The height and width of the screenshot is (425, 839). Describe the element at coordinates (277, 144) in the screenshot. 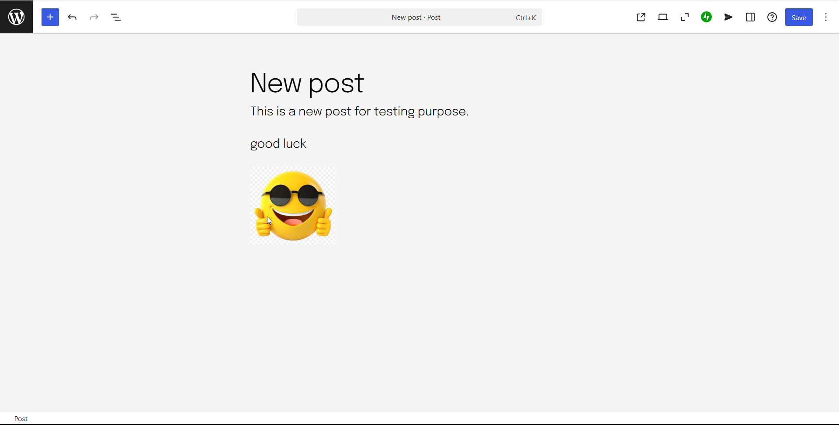

I see `text block 2` at that location.